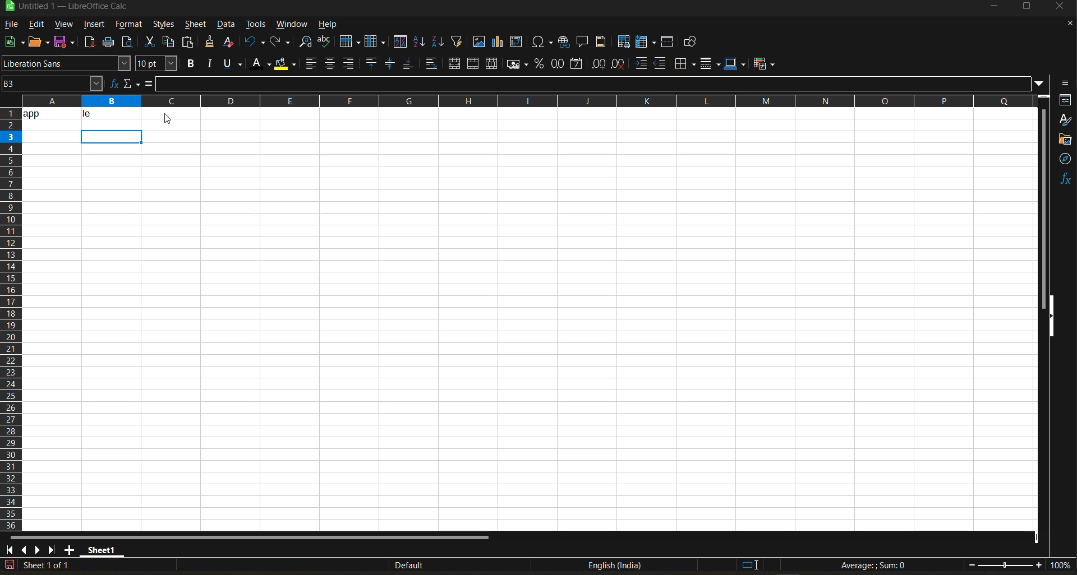 The width and height of the screenshot is (1077, 575). Describe the element at coordinates (210, 44) in the screenshot. I see `clone formatting` at that location.